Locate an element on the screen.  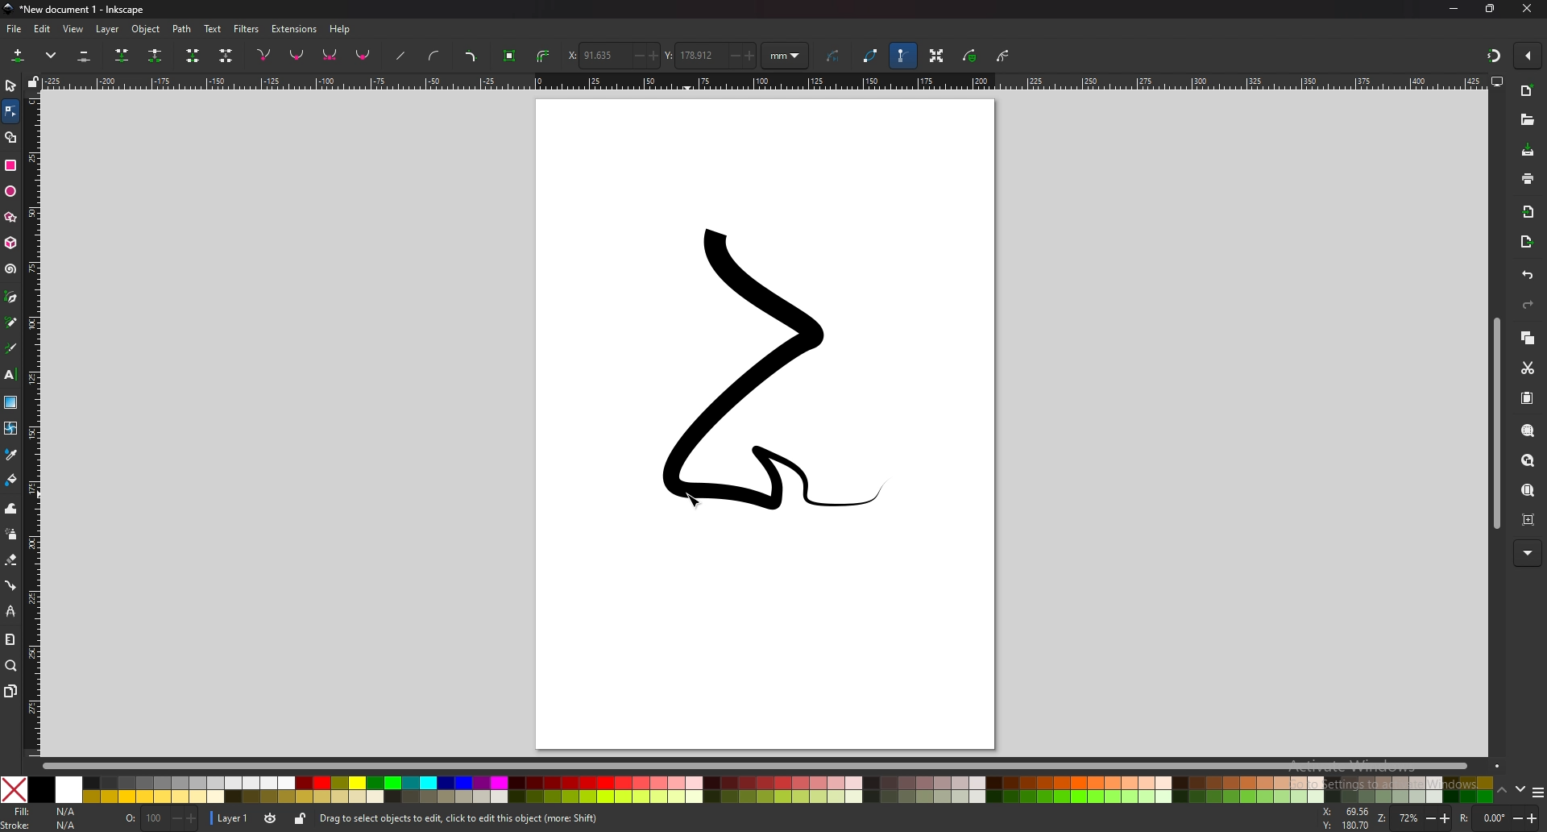
clipping path is located at coordinates (1003, 55).